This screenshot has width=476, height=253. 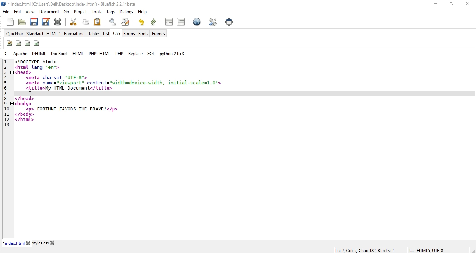 I want to click on show find bar, so click(x=113, y=22).